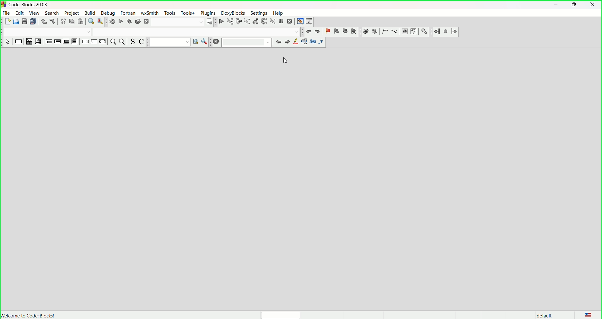 The width and height of the screenshot is (602, 319). Describe the element at coordinates (345, 31) in the screenshot. I see `next bookmark` at that location.